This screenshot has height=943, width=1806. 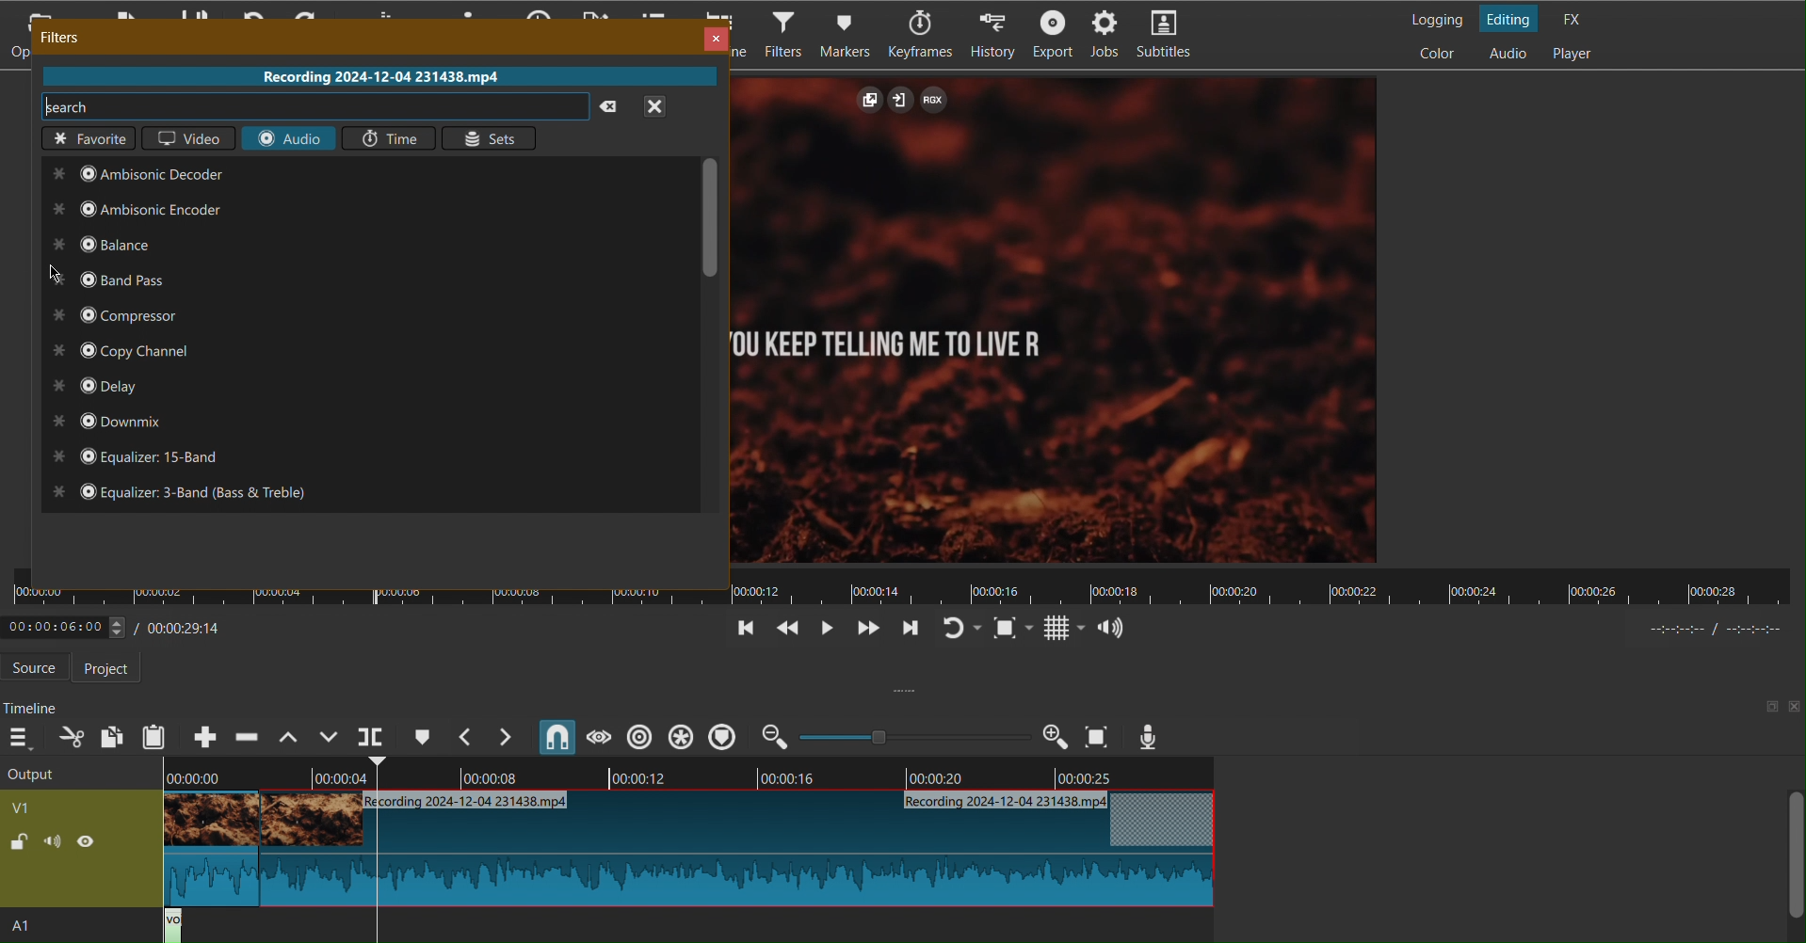 I want to click on Filters, so click(x=780, y=33).